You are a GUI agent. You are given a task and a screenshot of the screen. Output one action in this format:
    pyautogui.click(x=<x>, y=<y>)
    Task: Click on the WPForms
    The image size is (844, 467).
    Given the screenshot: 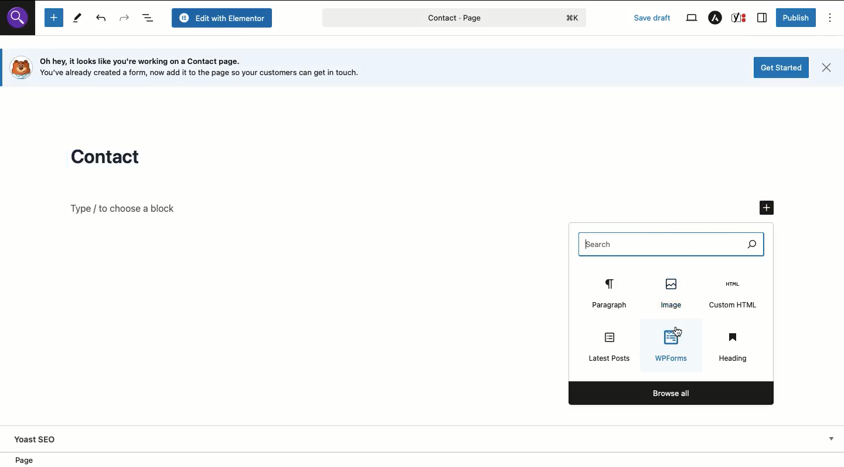 What is the action you would take?
    pyautogui.click(x=669, y=347)
    